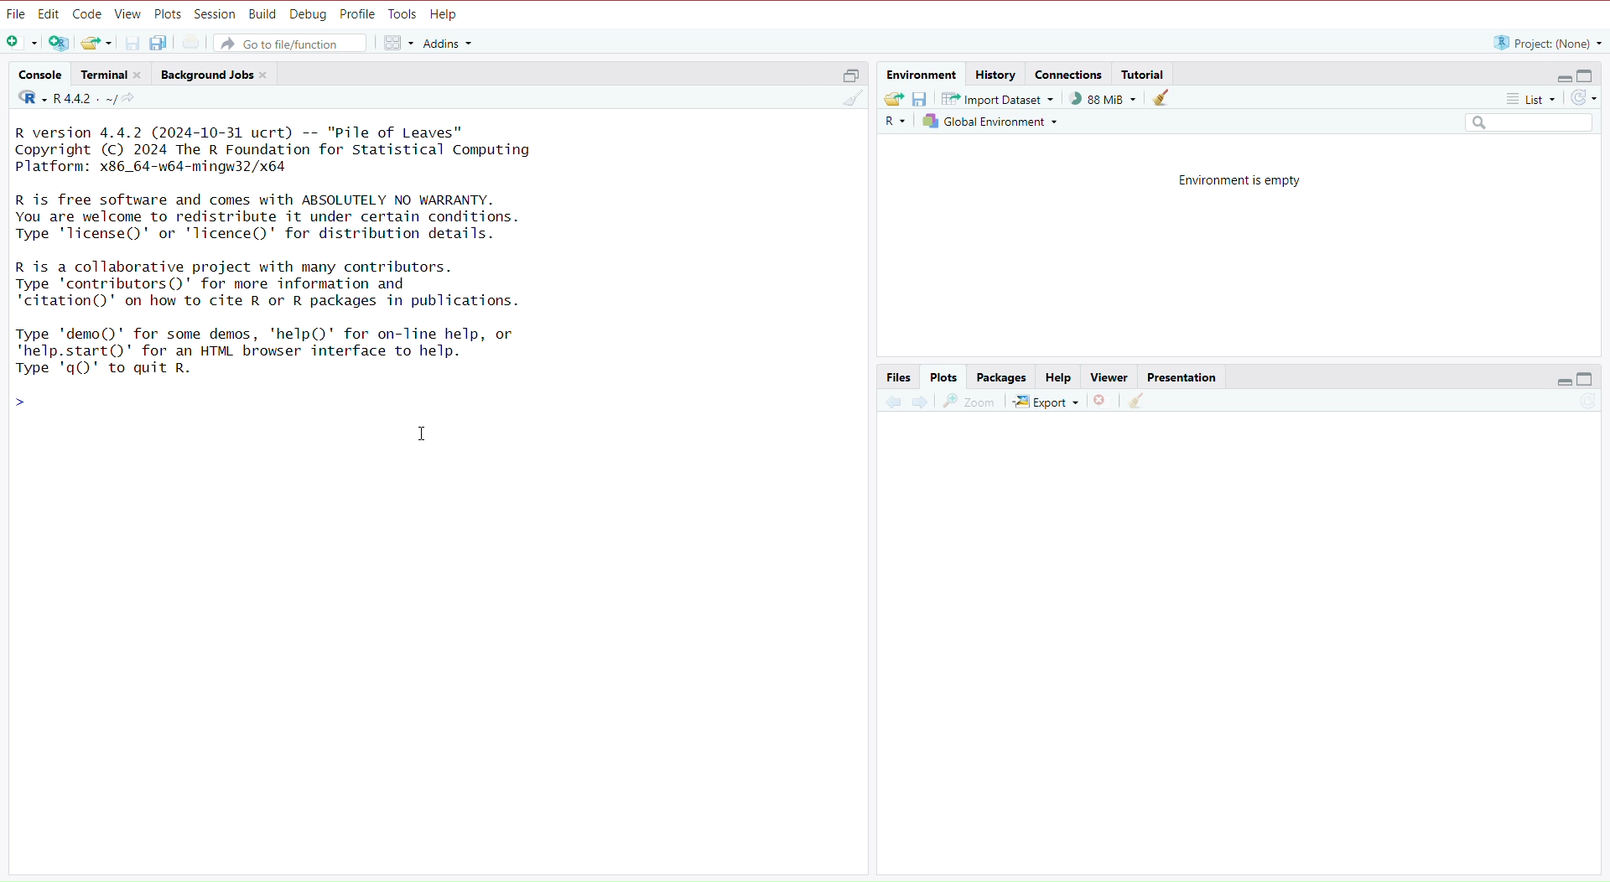 The image size is (1610, 882). I want to click on collapse, so click(1587, 379).